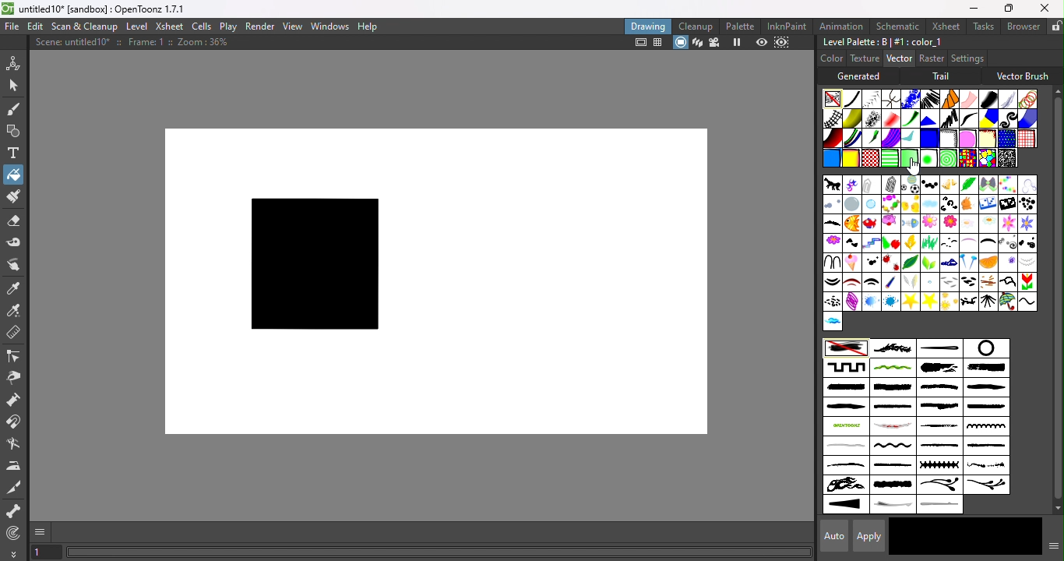  I want to click on Hatched shading, so click(947, 139).